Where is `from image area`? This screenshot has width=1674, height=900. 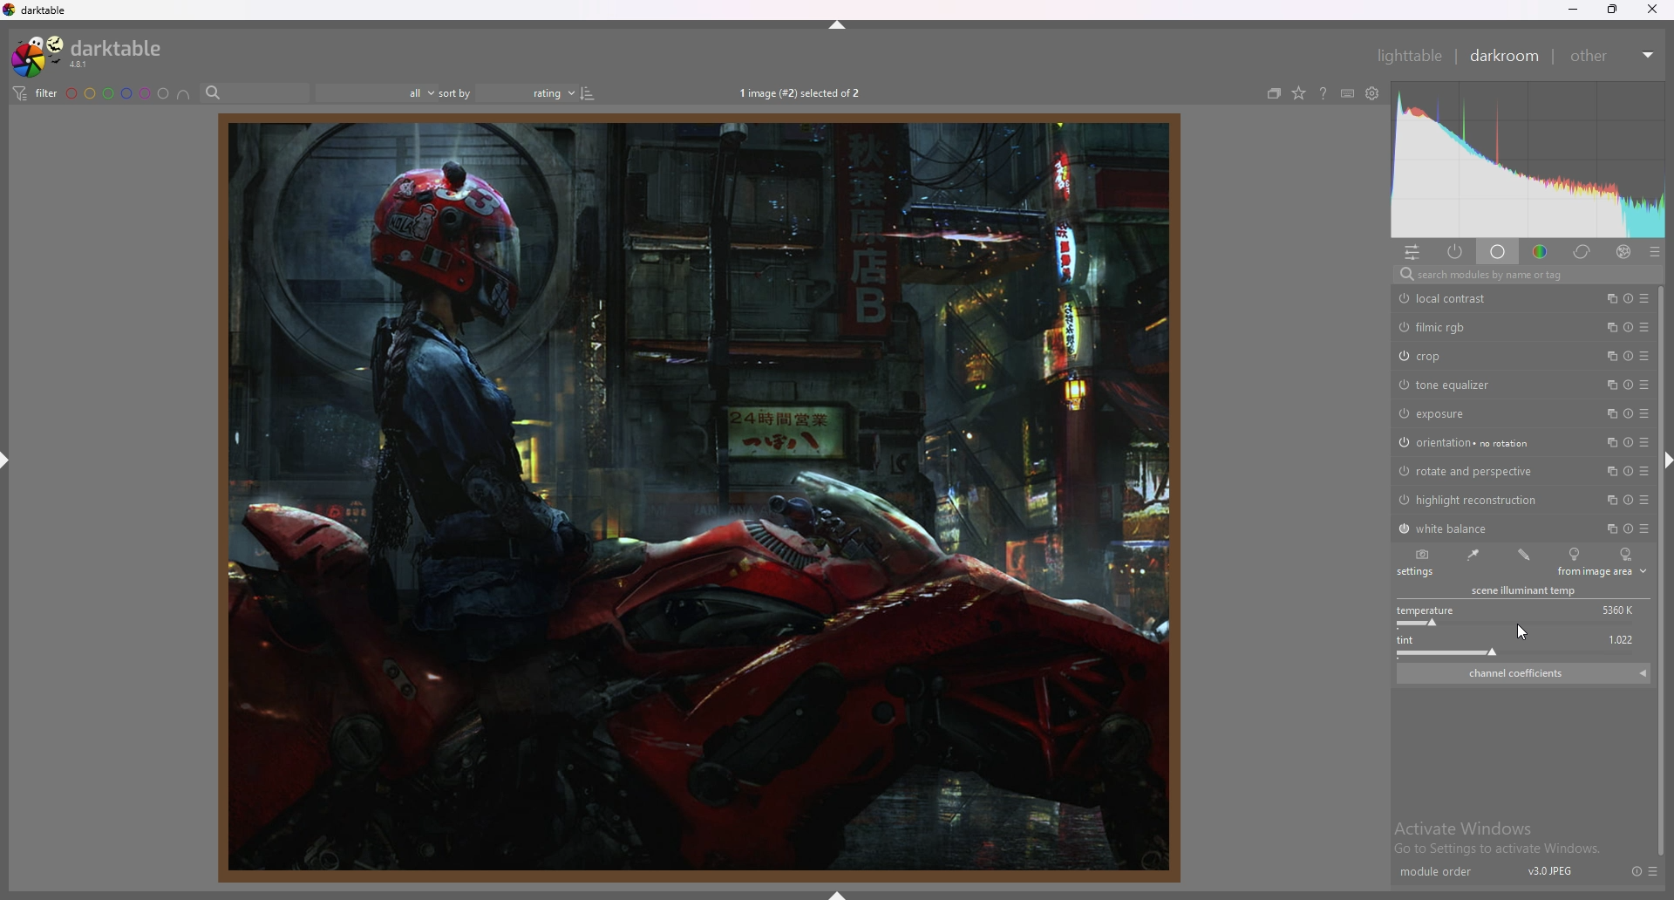 from image area is located at coordinates (1602, 572).